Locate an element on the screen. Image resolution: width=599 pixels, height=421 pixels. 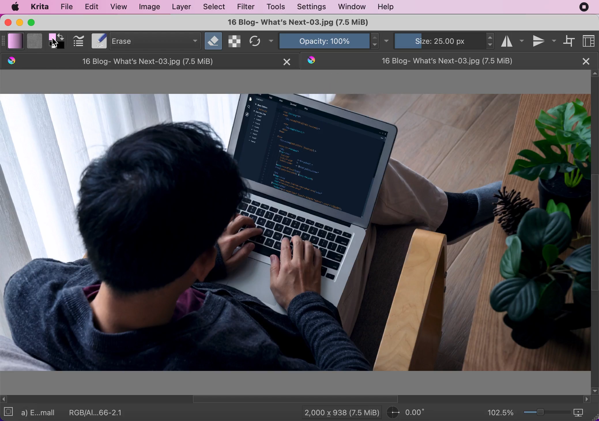
file is located at coordinates (67, 6).